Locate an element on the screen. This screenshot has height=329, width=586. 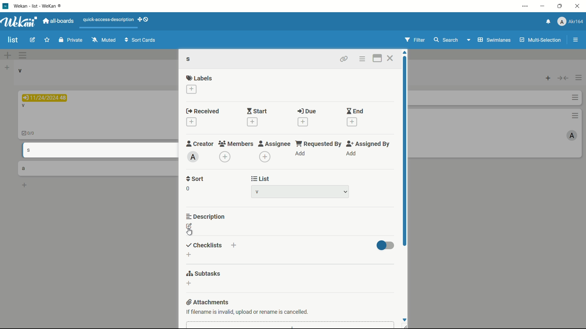
s is located at coordinates (190, 59).